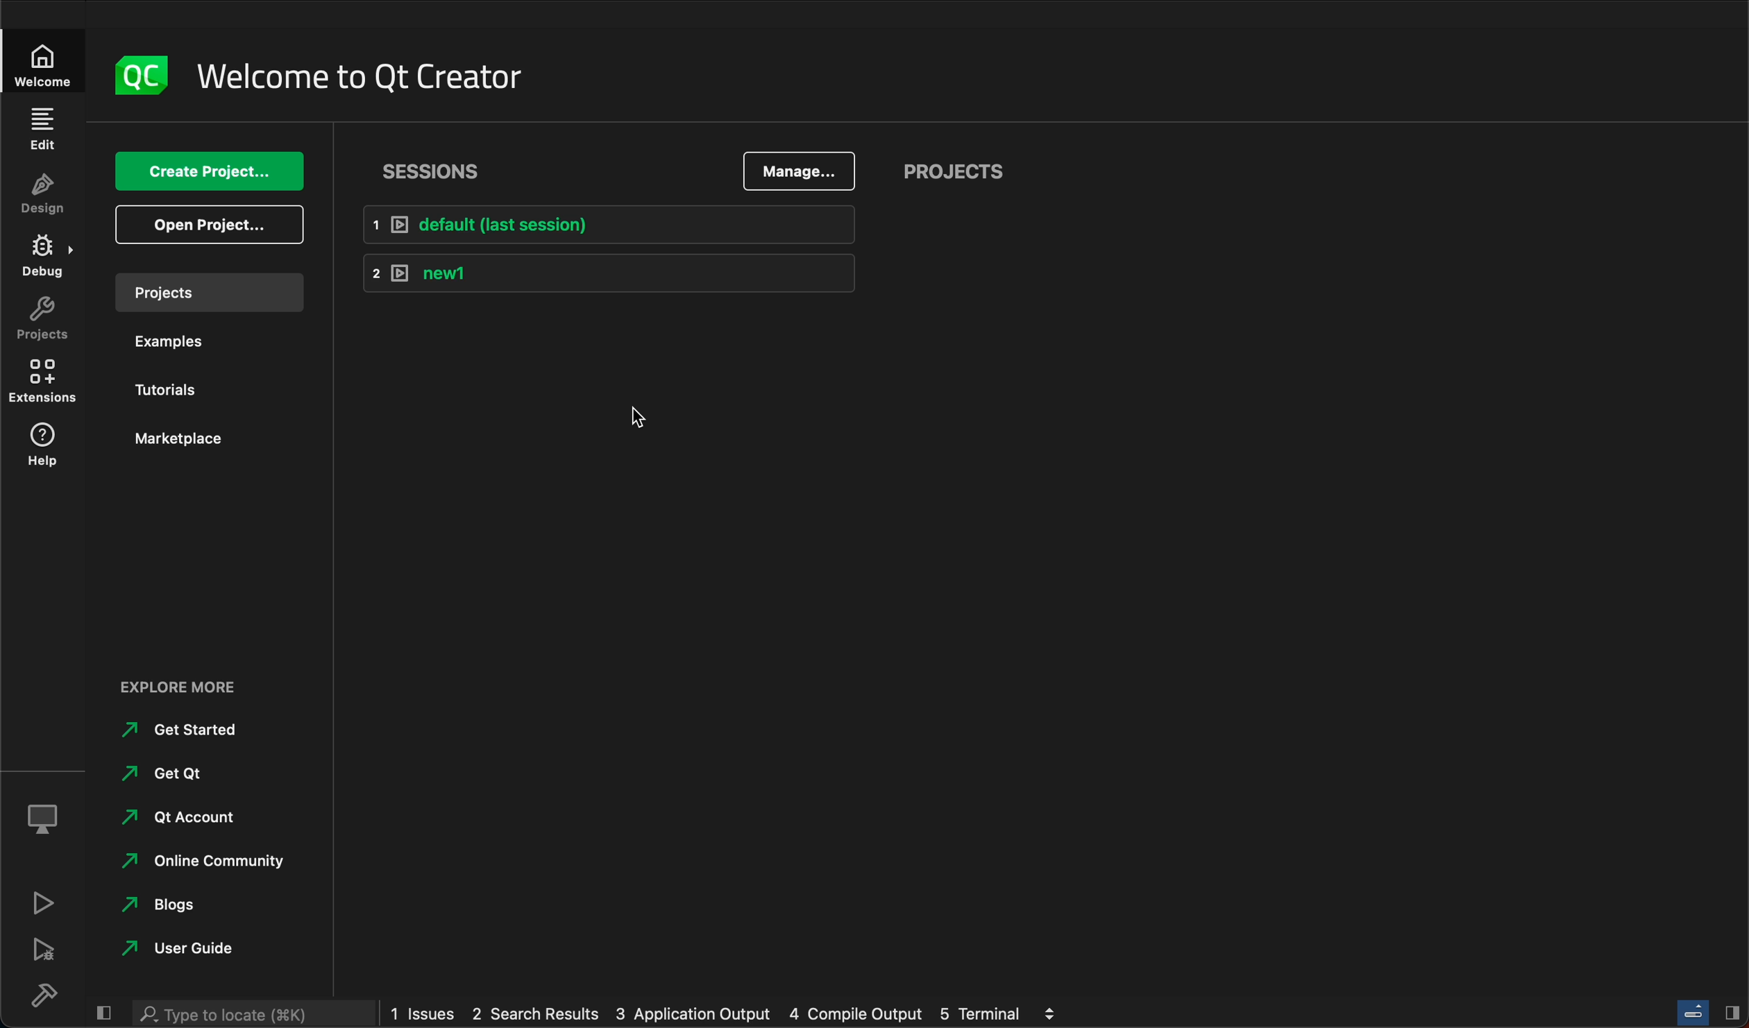 Image resolution: width=1749 pixels, height=1028 pixels. Describe the element at coordinates (608, 271) in the screenshot. I see `new1` at that location.